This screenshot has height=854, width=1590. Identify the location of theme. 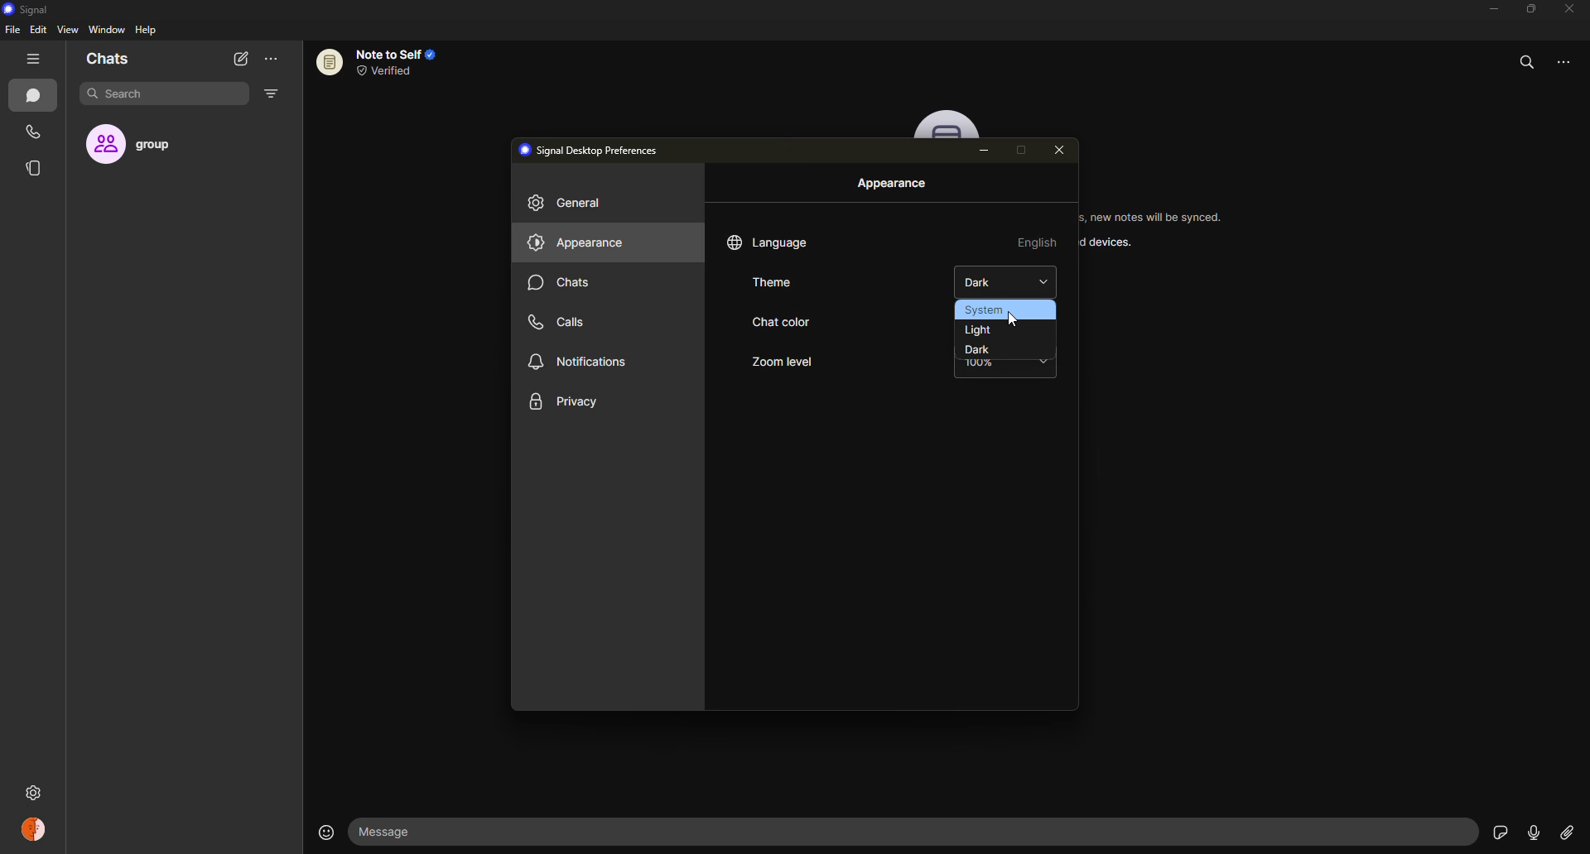
(776, 283).